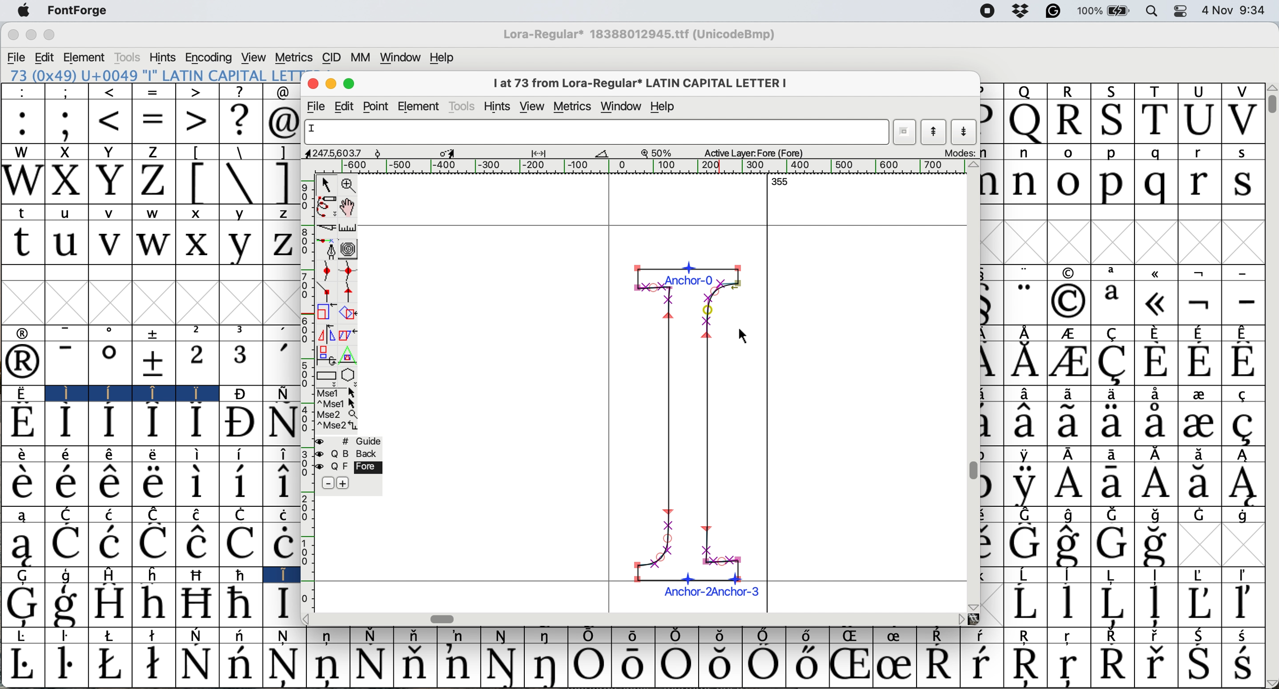 The height and width of the screenshot is (689, 1279). What do you see at coordinates (313, 84) in the screenshot?
I see `close` at bounding box center [313, 84].